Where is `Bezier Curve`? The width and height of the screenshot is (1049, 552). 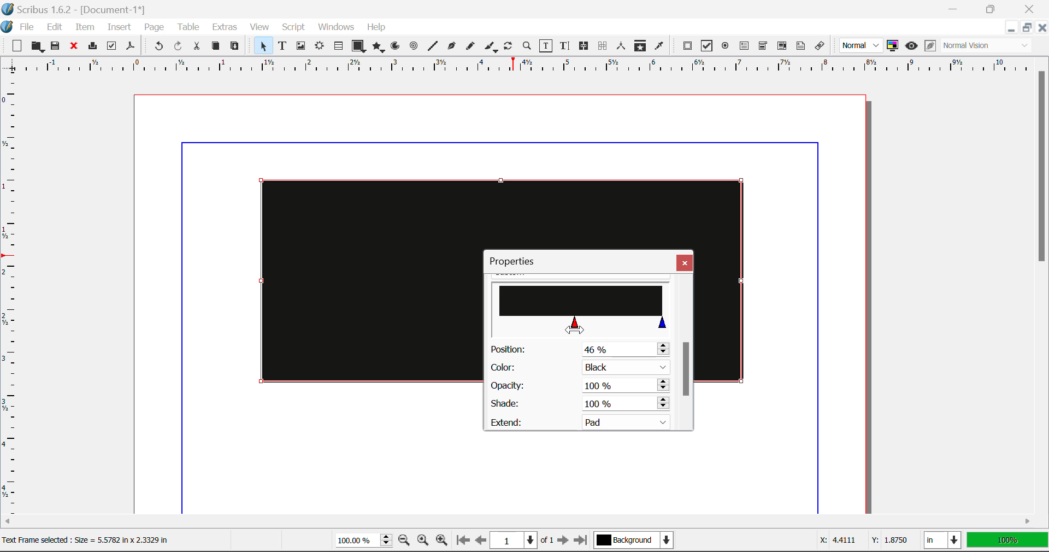 Bezier Curve is located at coordinates (452, 48).